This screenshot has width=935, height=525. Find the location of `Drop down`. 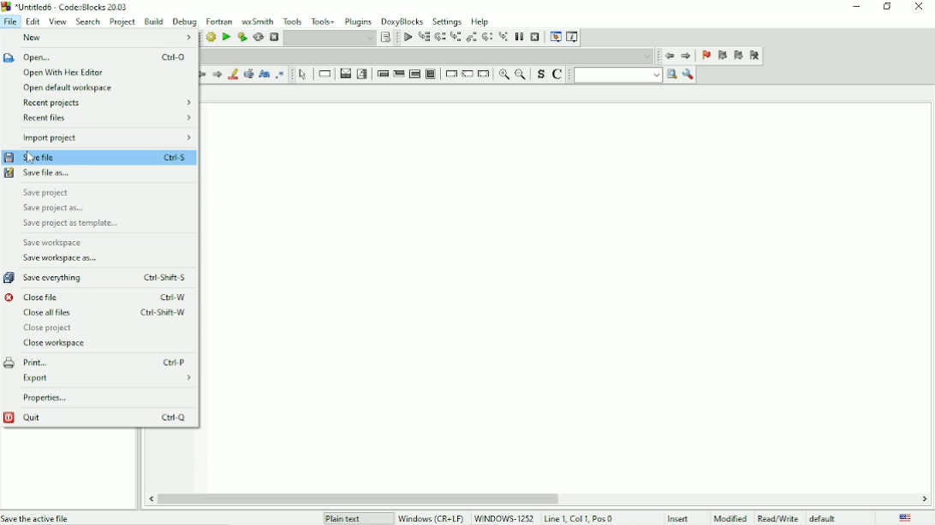

Drop down is located at coordinates (426, 56).